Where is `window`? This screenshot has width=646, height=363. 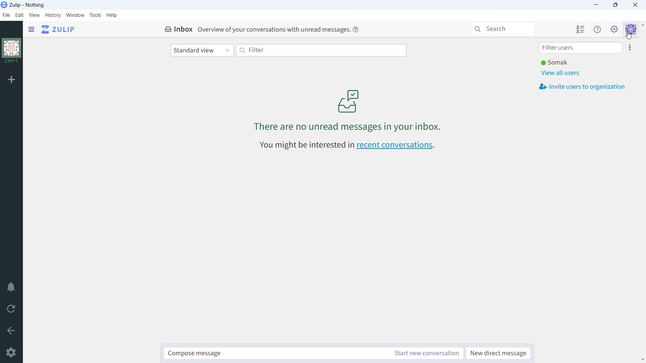
window is located at coordinates (76, 15).